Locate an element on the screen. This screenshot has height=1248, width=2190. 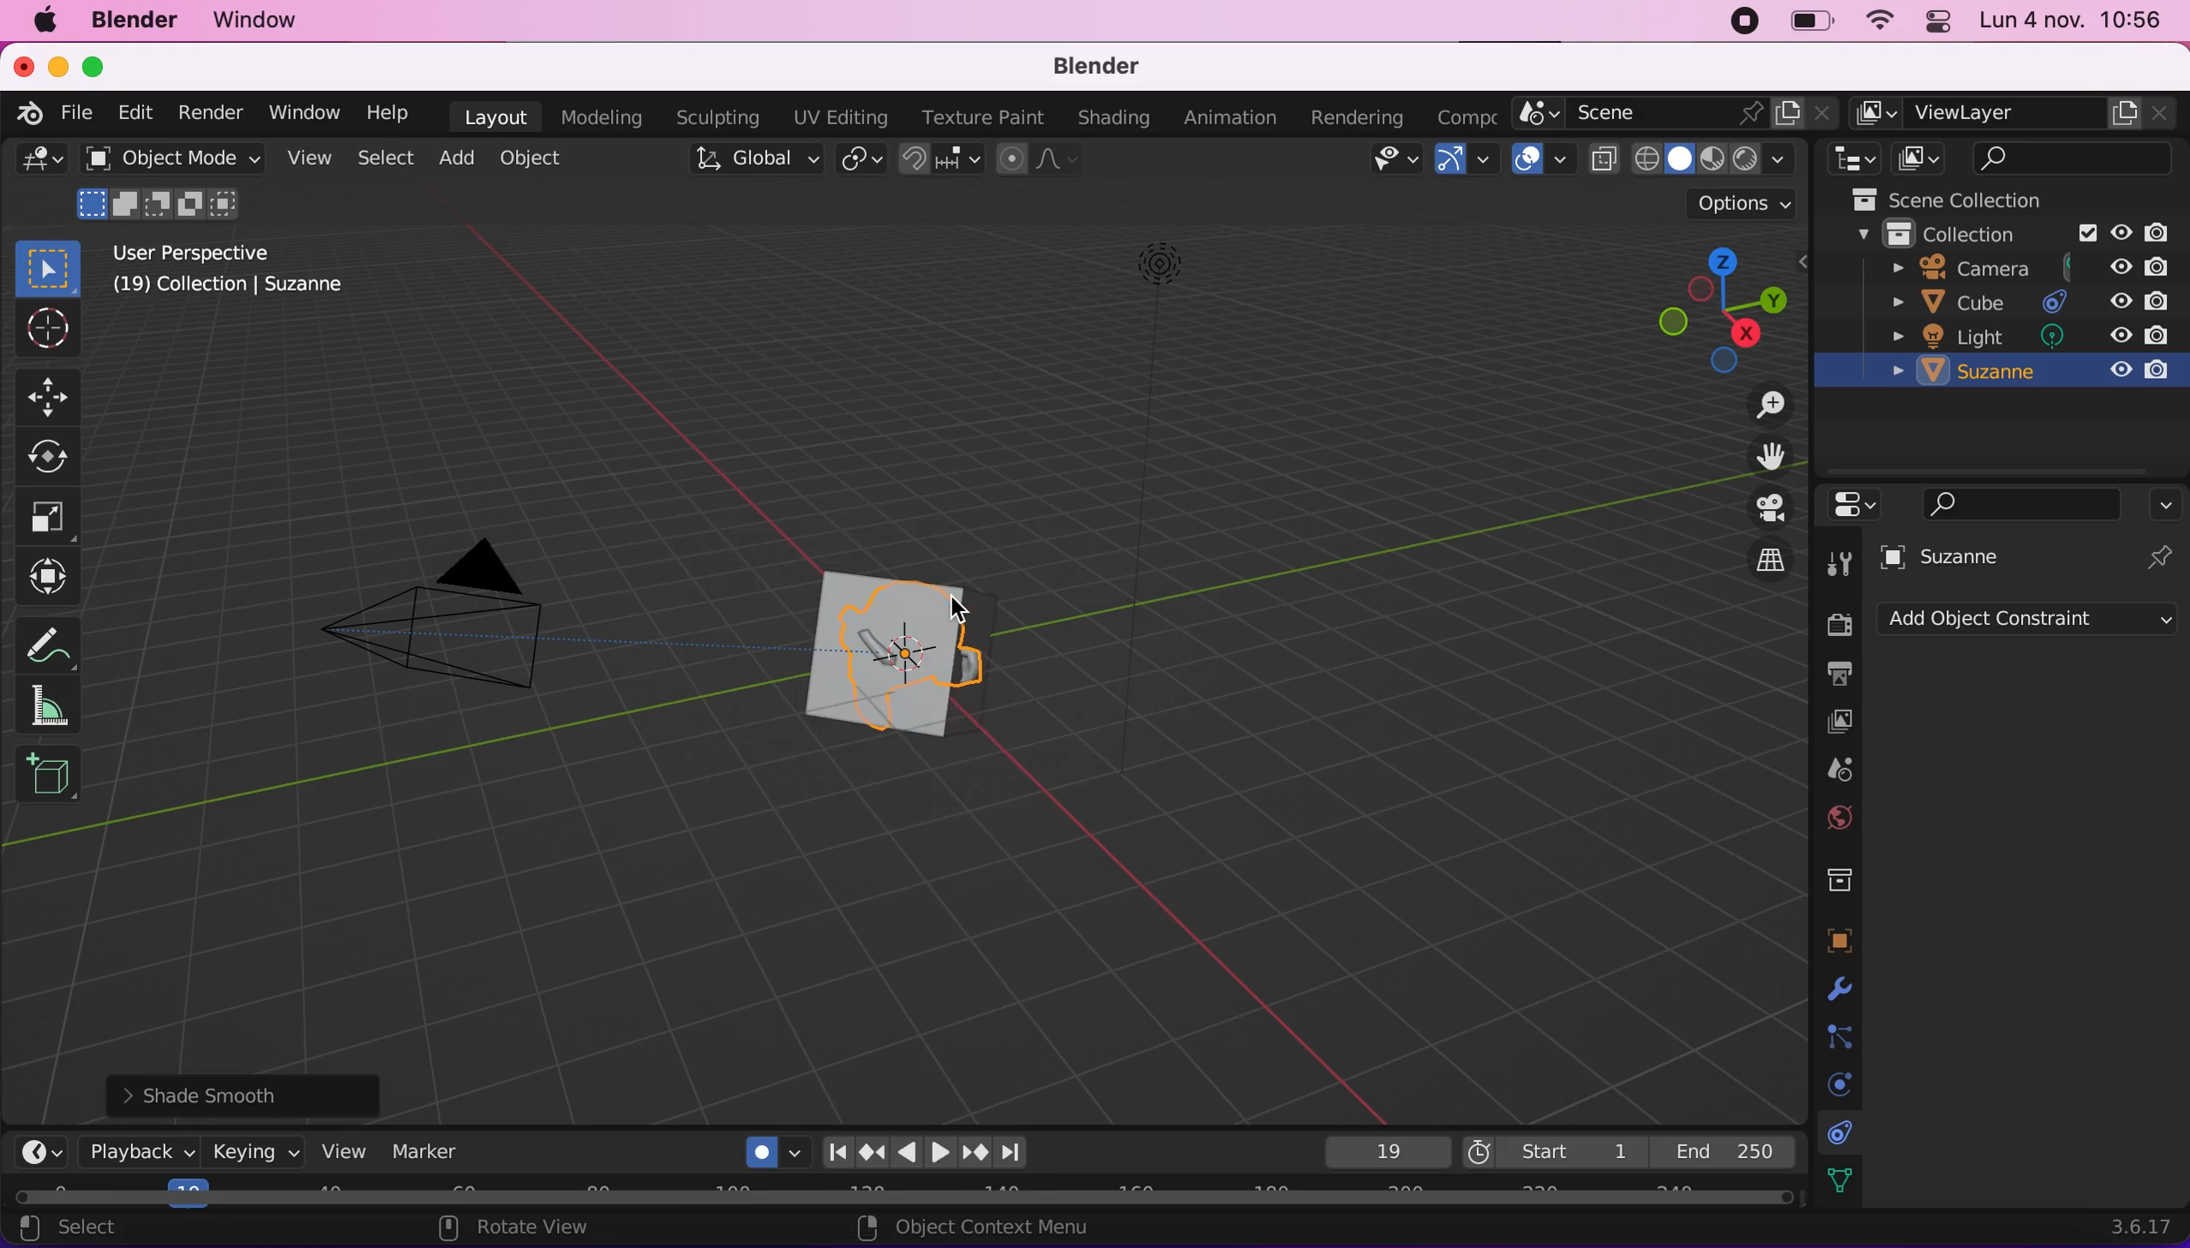
modeling is located at coordinates (603, 117).